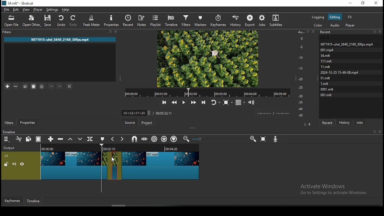  What do you see at coordinates (373, 132) in the screenshot?
I see `bookmark` at bounding box center [373, 132].